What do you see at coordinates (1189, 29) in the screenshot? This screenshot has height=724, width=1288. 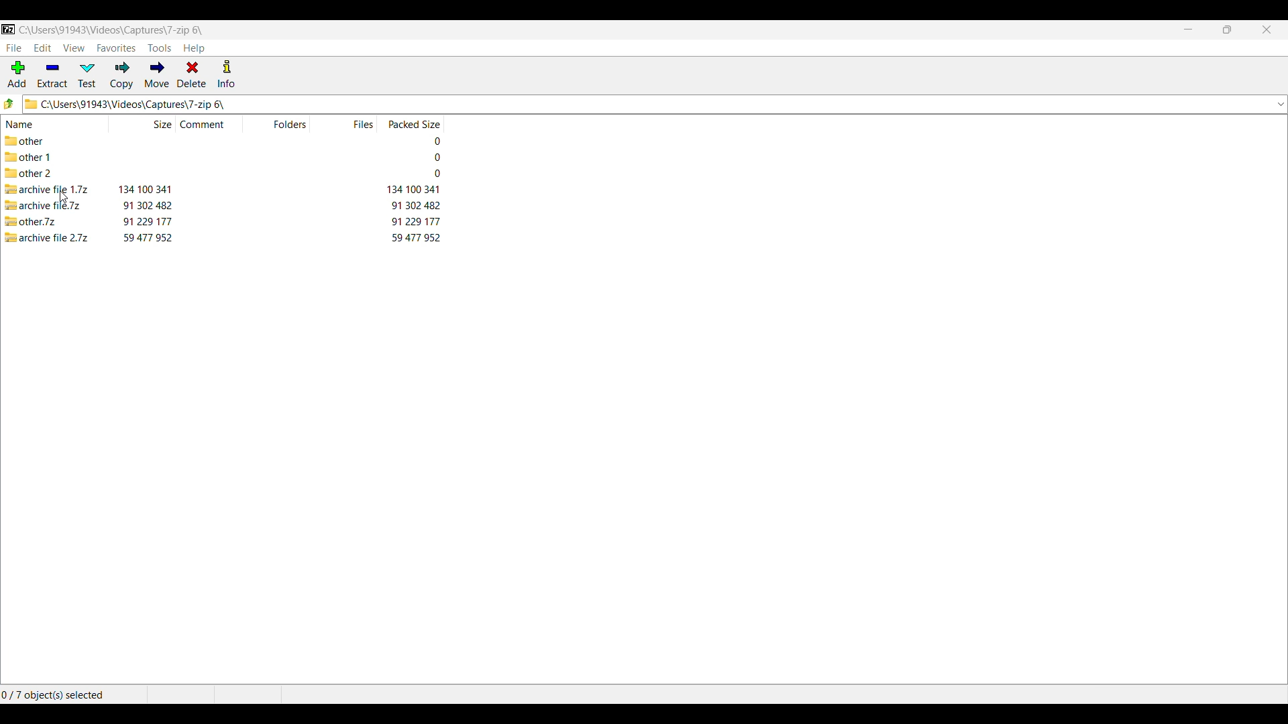 I see `Minimize` at bounding box center [1189, 29].